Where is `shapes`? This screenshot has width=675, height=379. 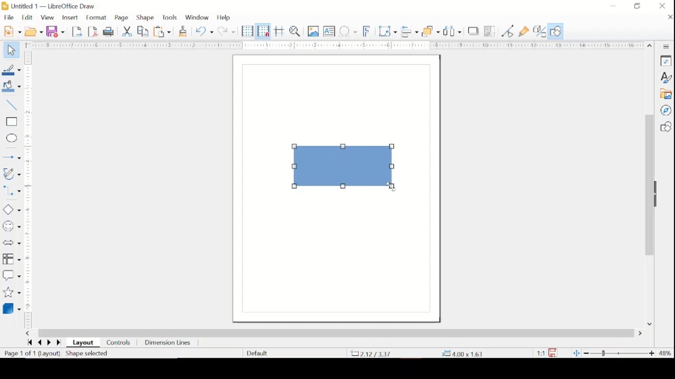 shapes is located at coordinates (666, 127).